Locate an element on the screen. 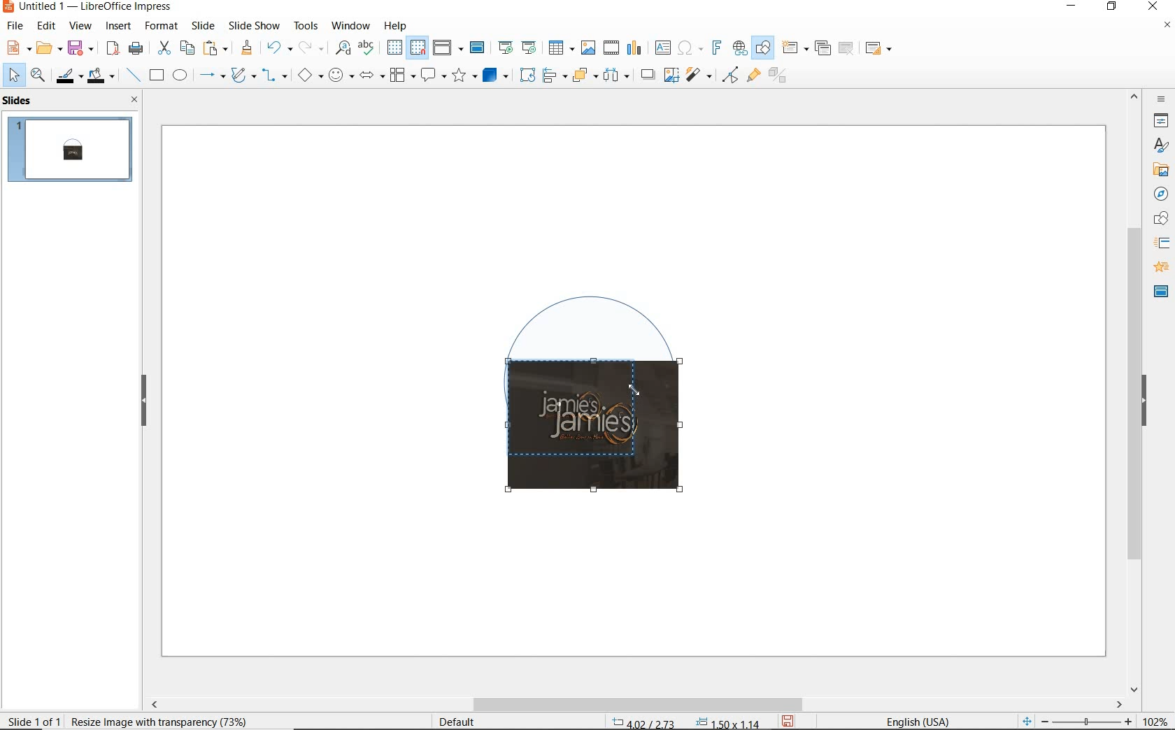 The height and width of the screenshot is (730, 1175). line color is located at coordinates (68, 76).